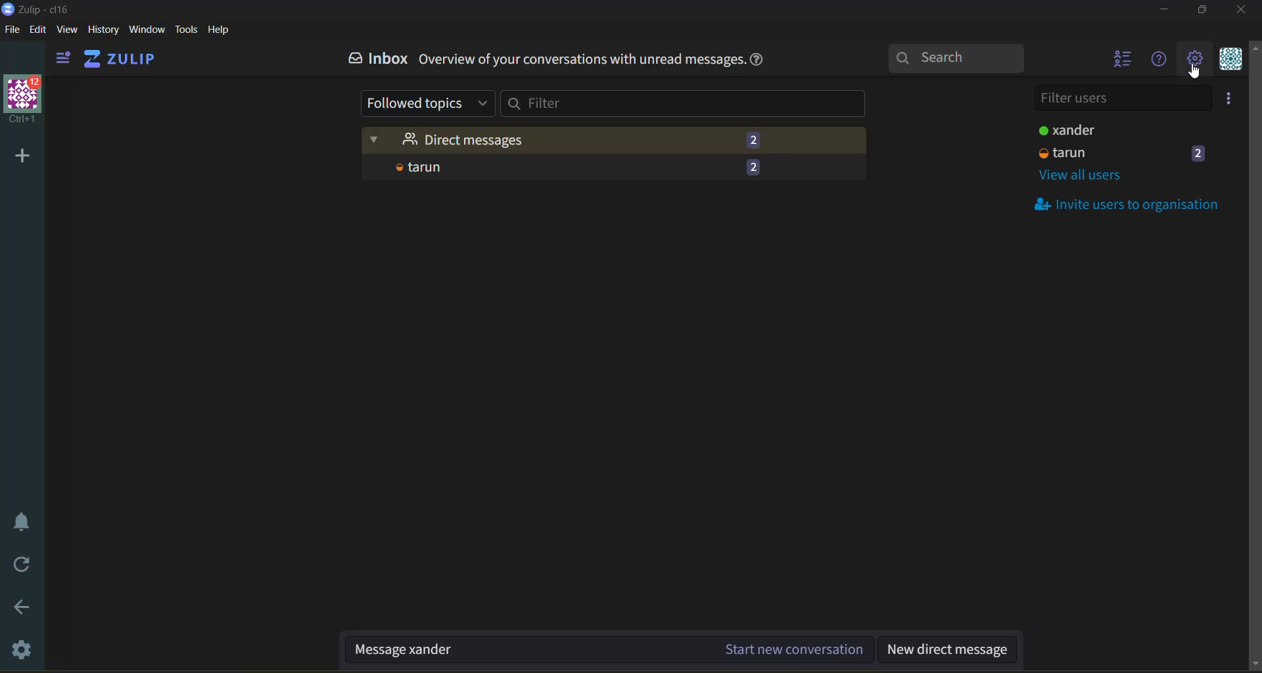 This screenshot has width=1262, height=673. Describe the element at coordinates (1198, 74) in the screenshot. I see `cursor` at that location.